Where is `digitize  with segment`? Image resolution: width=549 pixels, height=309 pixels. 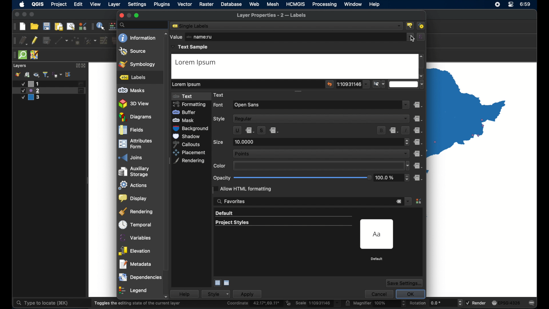 digitize  with segment is located at coordinates (61, 41).